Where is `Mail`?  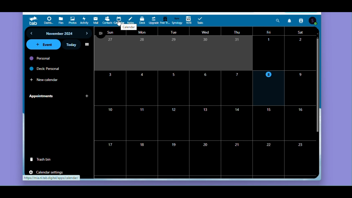 Mail is located at coordinates (96, 21).